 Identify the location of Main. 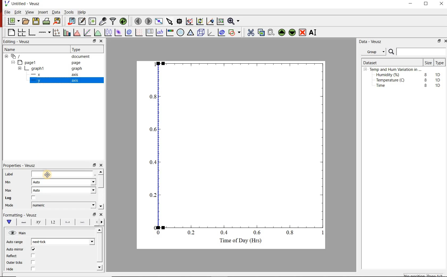
(26, 234).